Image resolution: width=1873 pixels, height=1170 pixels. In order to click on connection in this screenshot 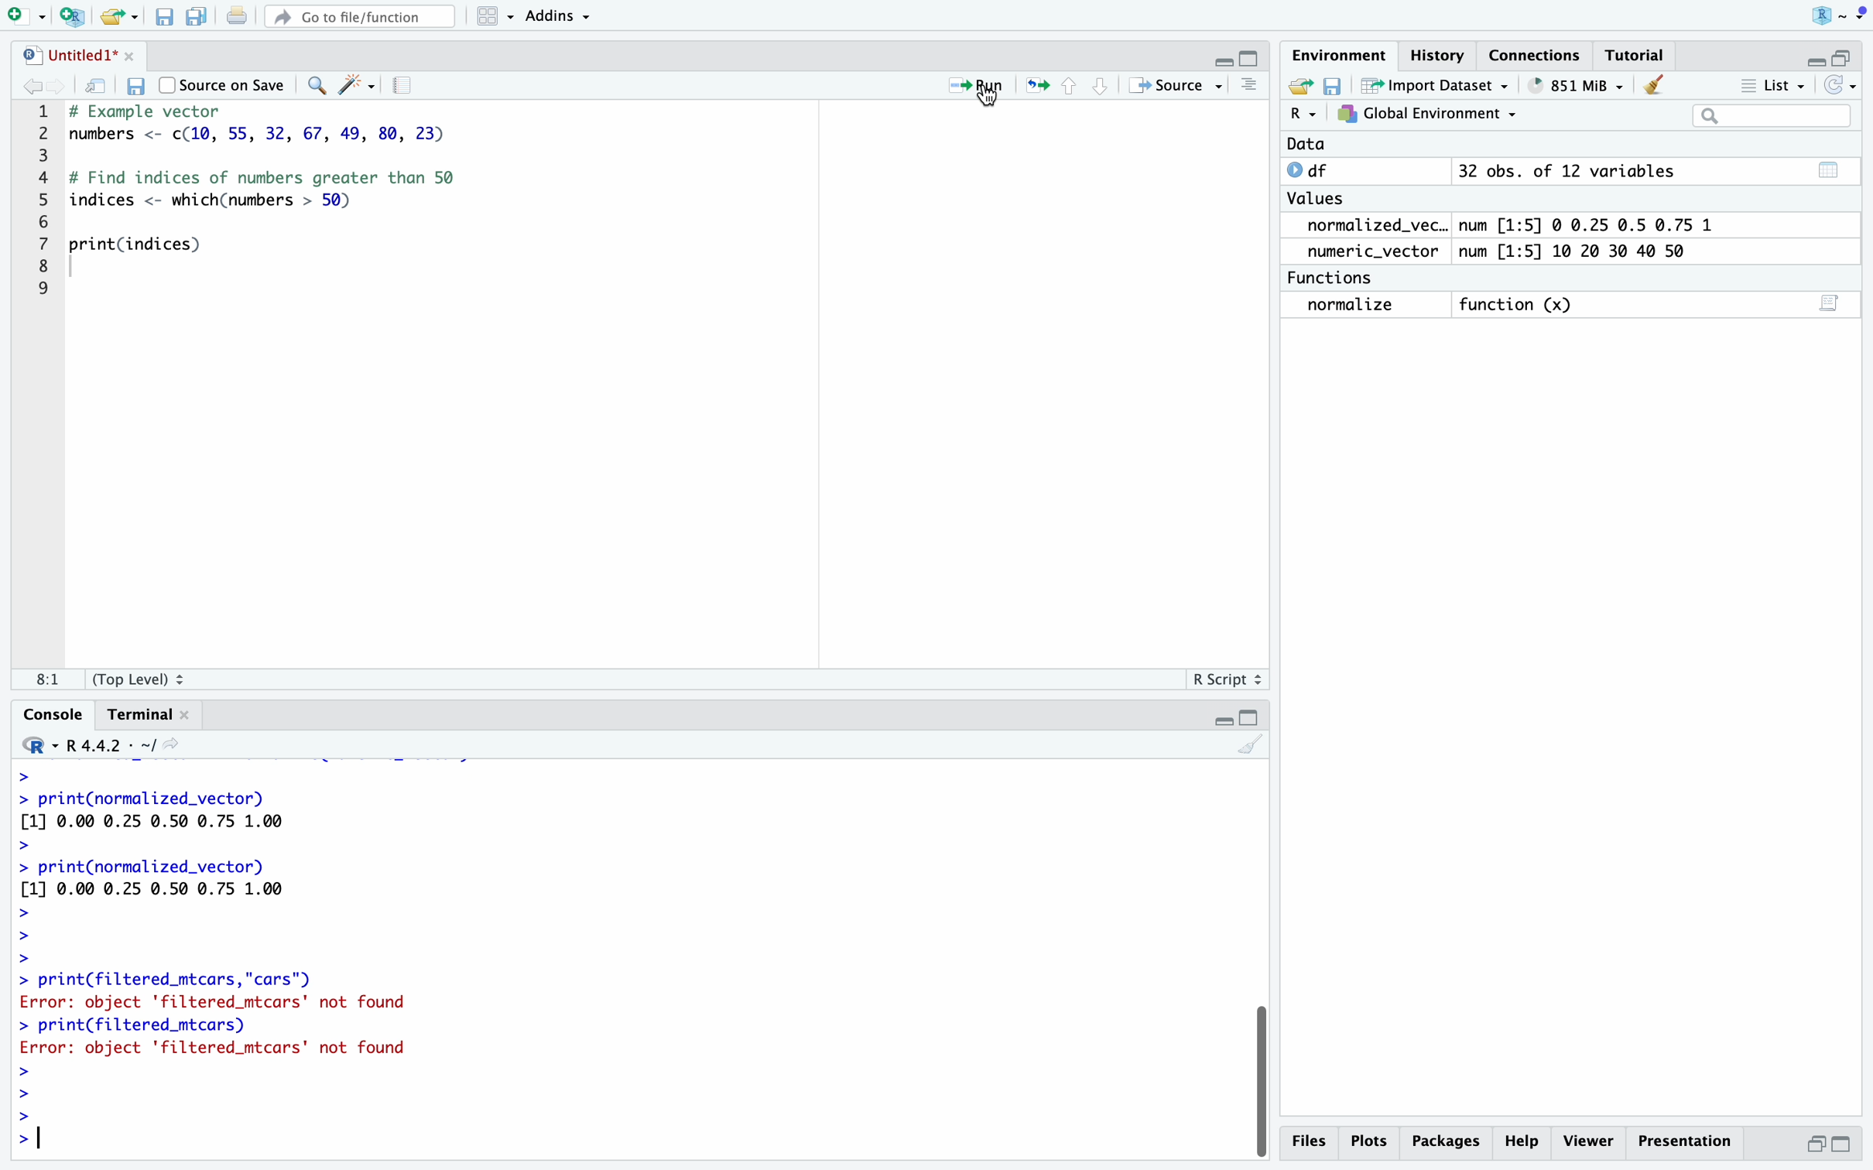, I will do `click(1541, 55)`.